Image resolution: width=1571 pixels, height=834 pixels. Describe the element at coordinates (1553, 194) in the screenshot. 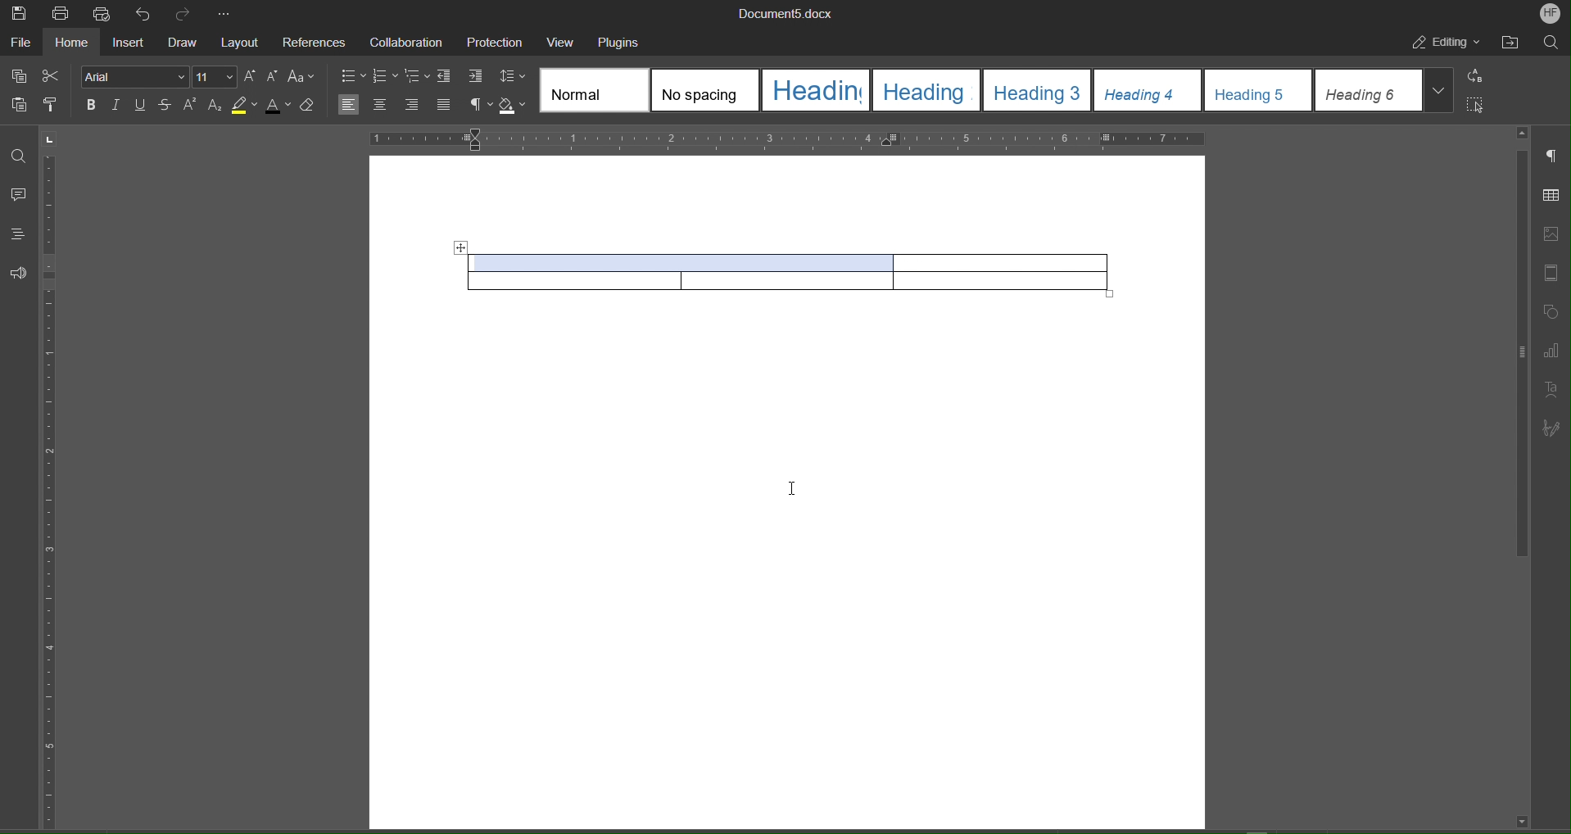

I see `Table Settings` at that location.